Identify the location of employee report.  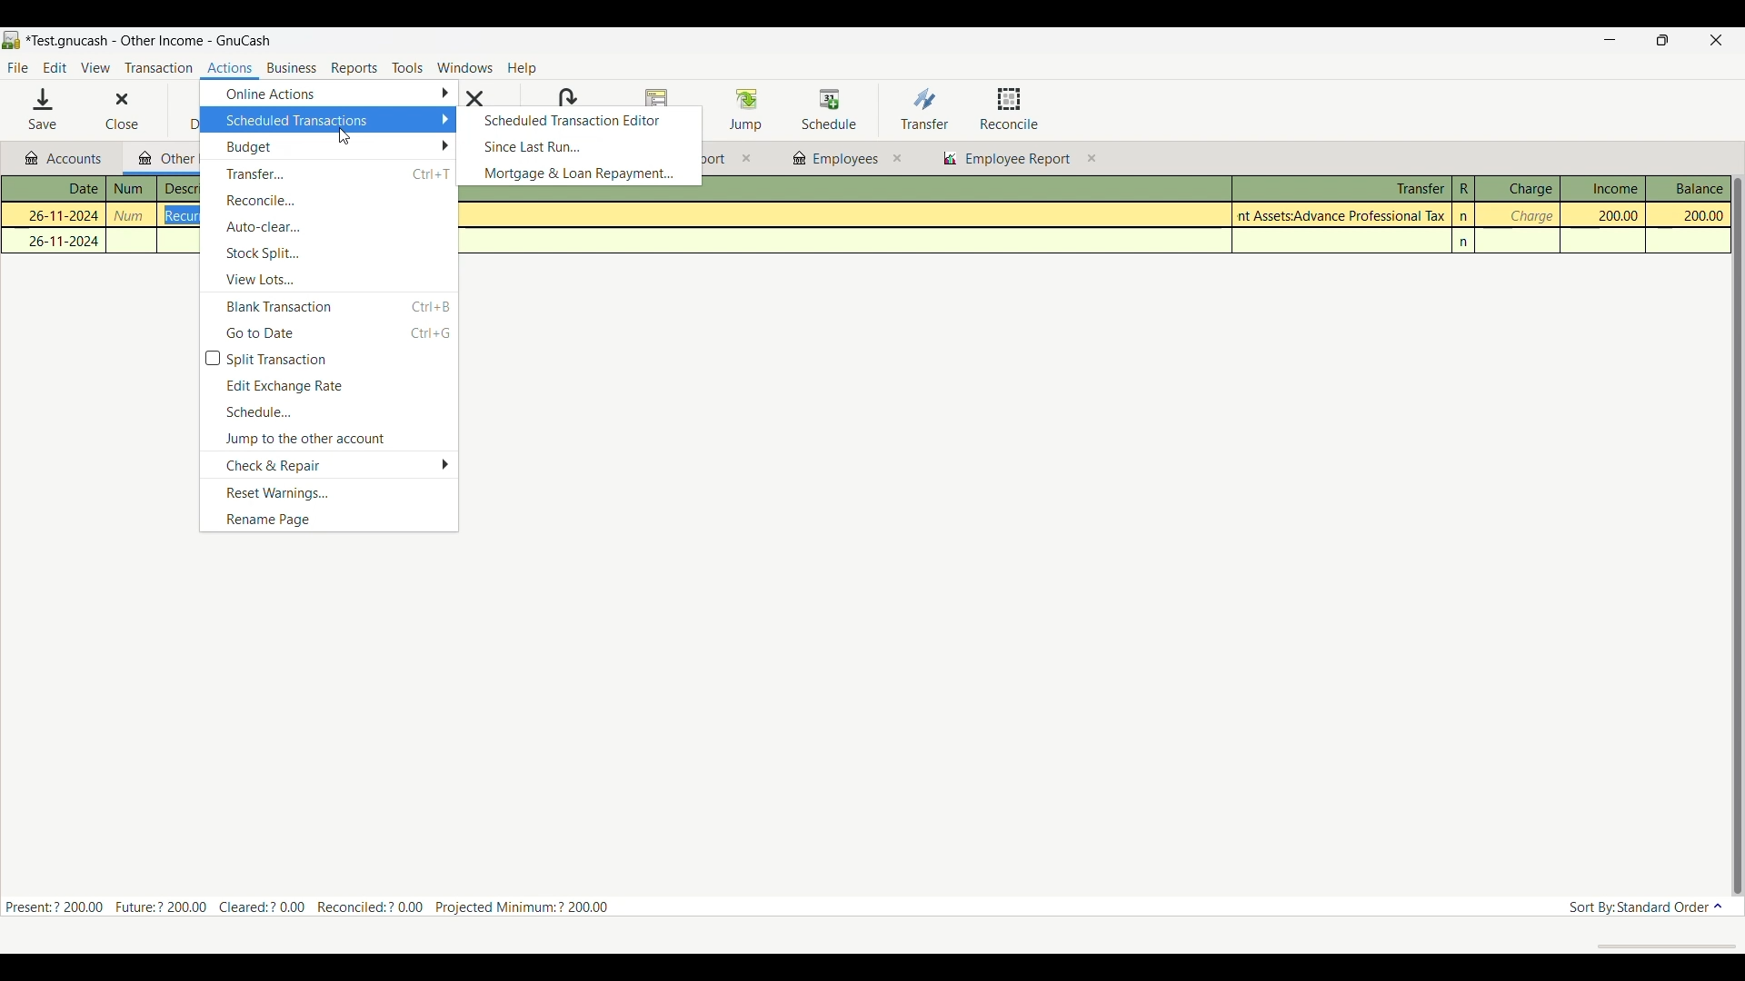
(1016, 161).